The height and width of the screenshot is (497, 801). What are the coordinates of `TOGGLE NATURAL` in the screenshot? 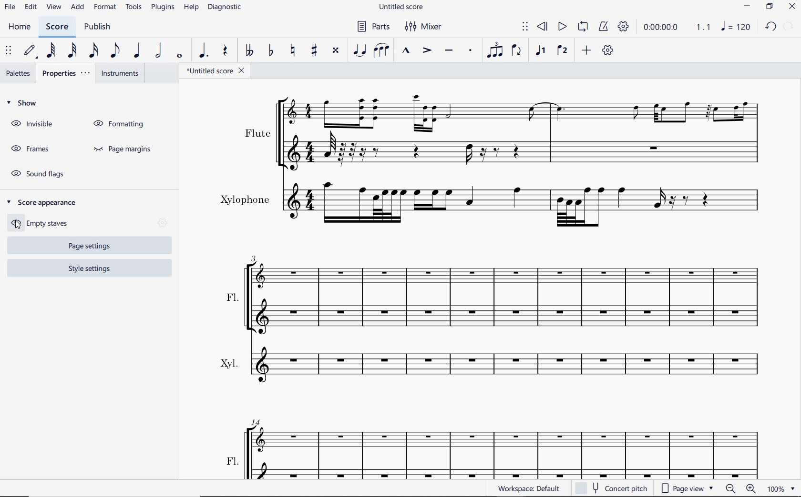 It's located at (293, 50).